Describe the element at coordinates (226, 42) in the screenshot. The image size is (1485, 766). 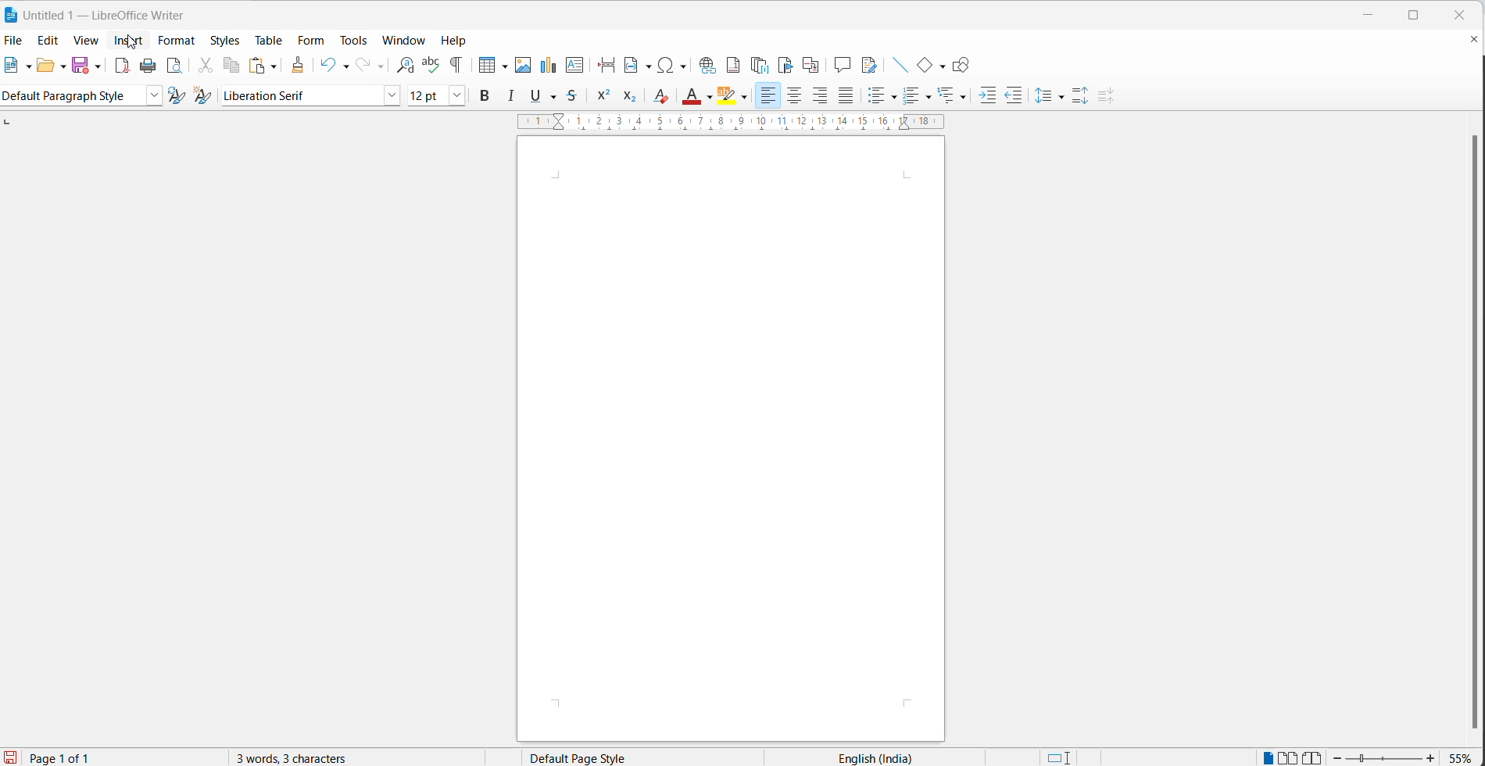
I see `styles` at that location.